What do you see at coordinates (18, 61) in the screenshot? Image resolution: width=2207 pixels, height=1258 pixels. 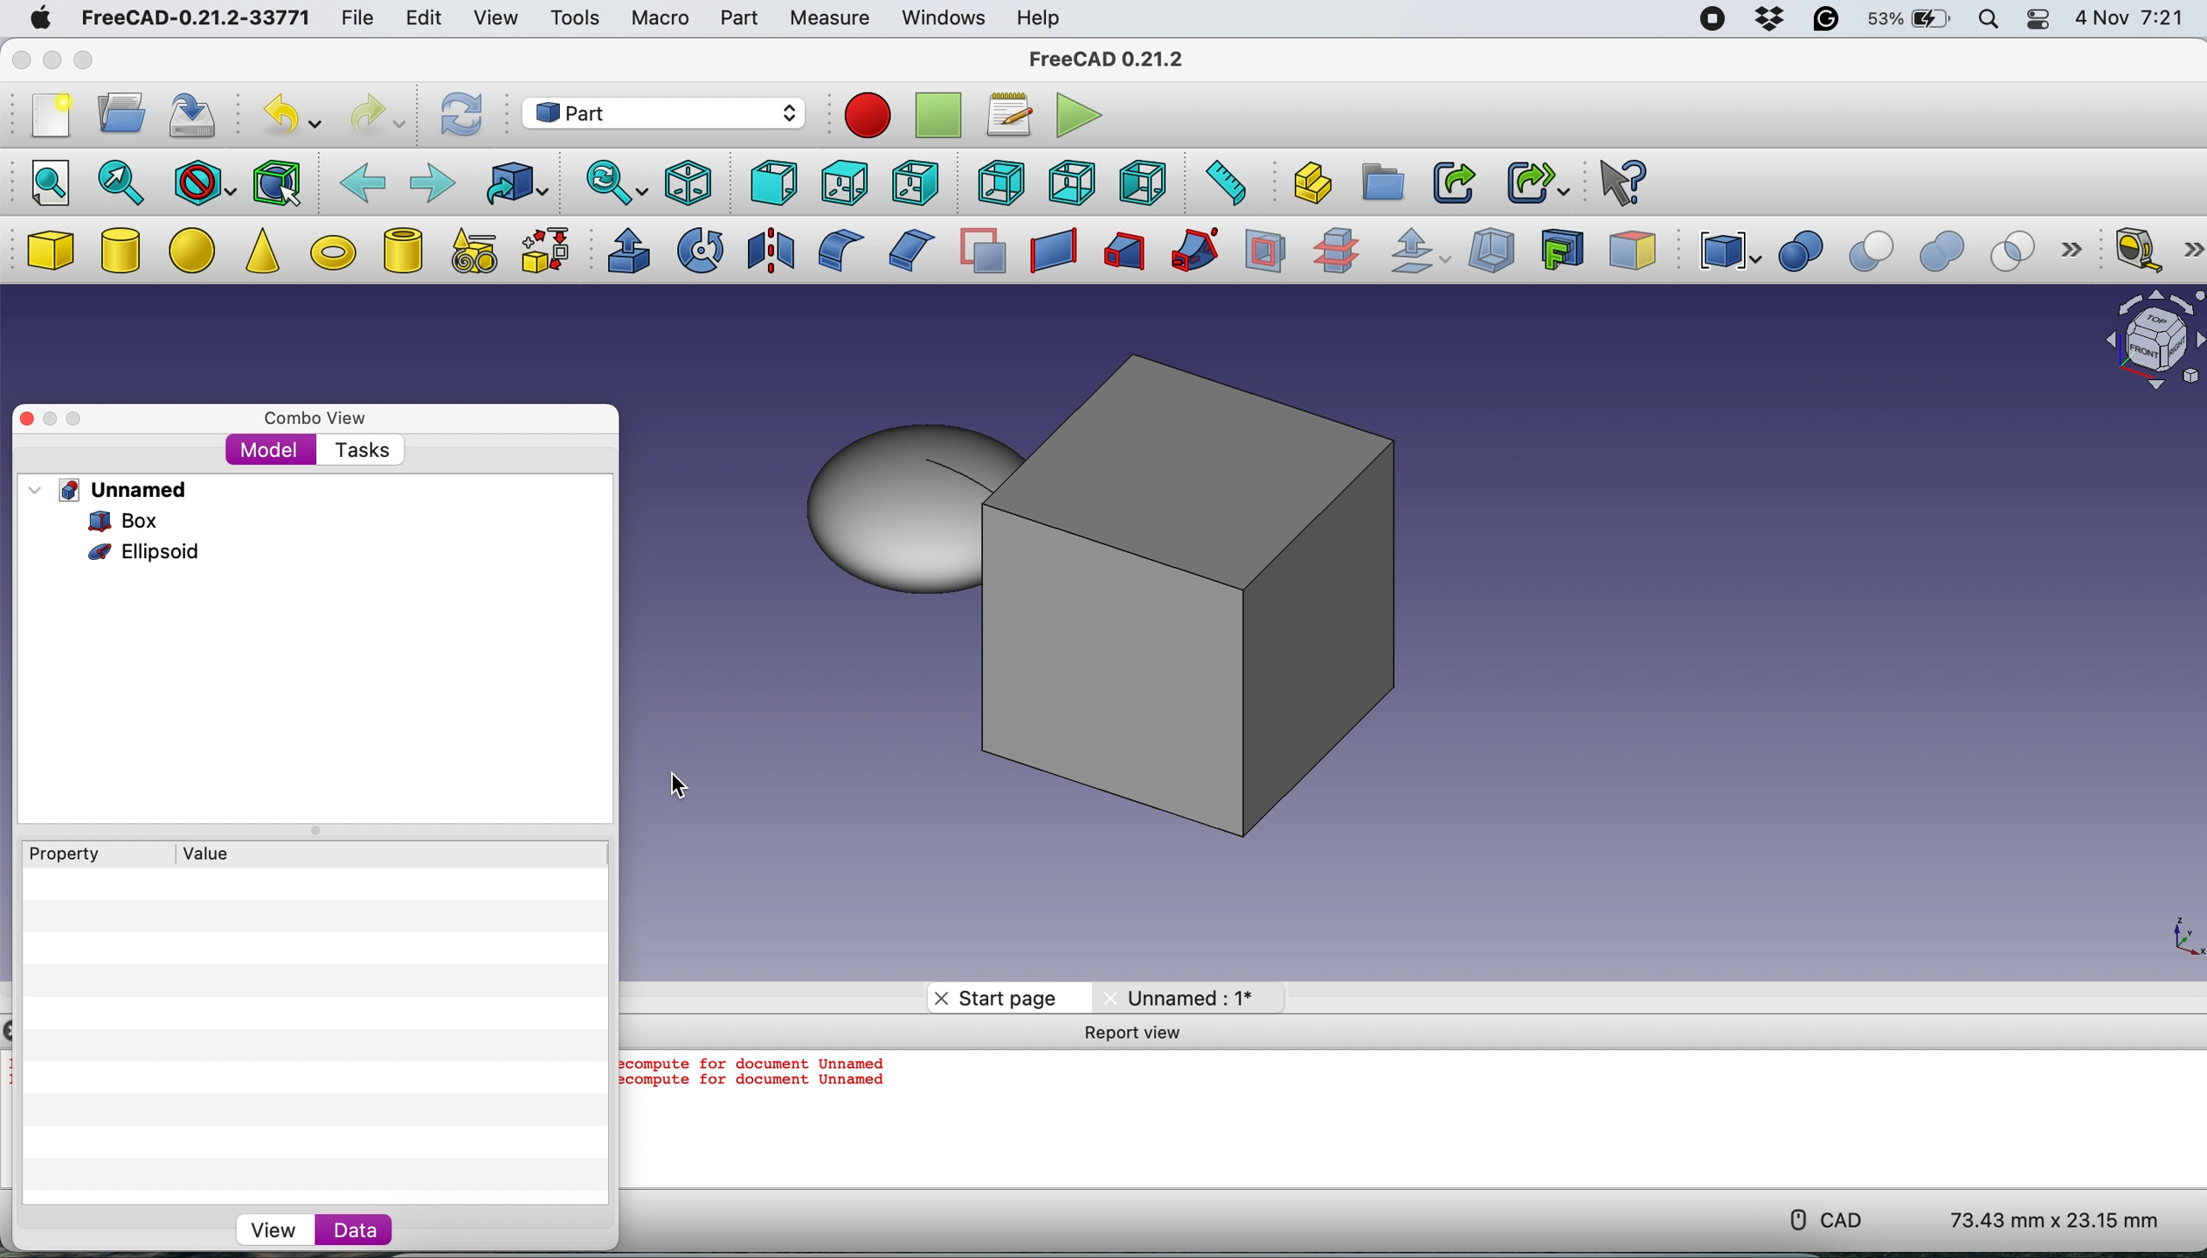 I see `close` at bounding box center [18, 61].